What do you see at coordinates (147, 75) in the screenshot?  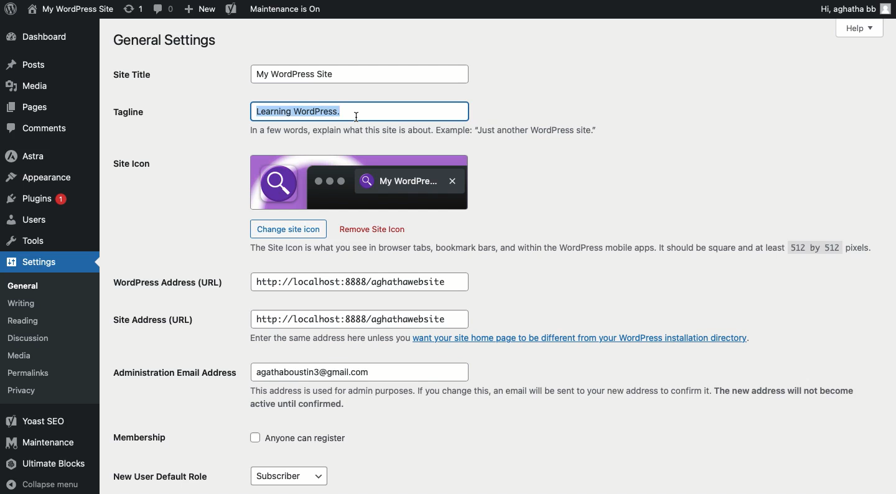 I see `Site title` at bounding box center [147, 75].